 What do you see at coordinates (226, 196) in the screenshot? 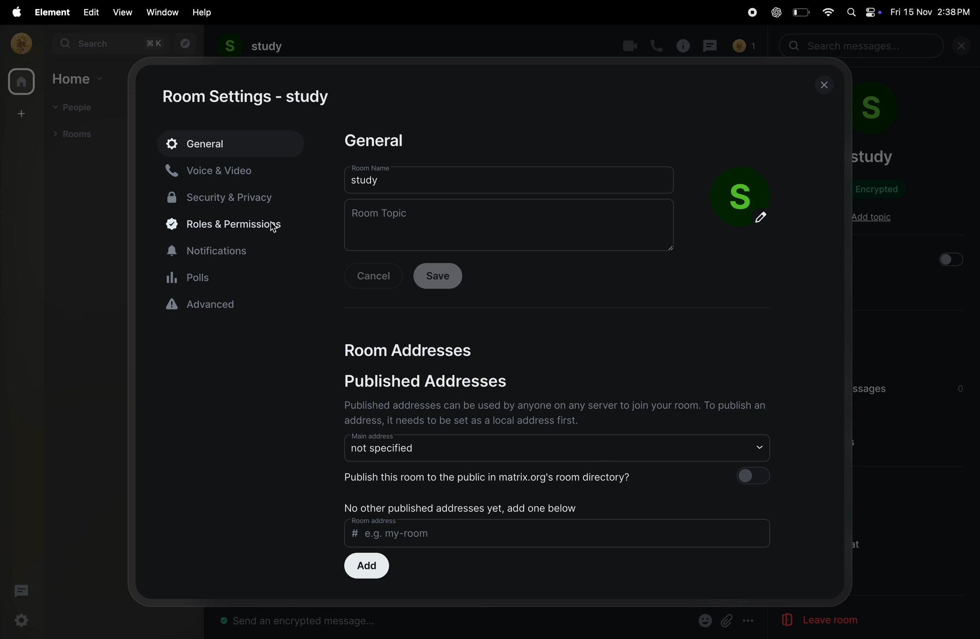
I see `security and privacy ` at bounding box center [226, 196].